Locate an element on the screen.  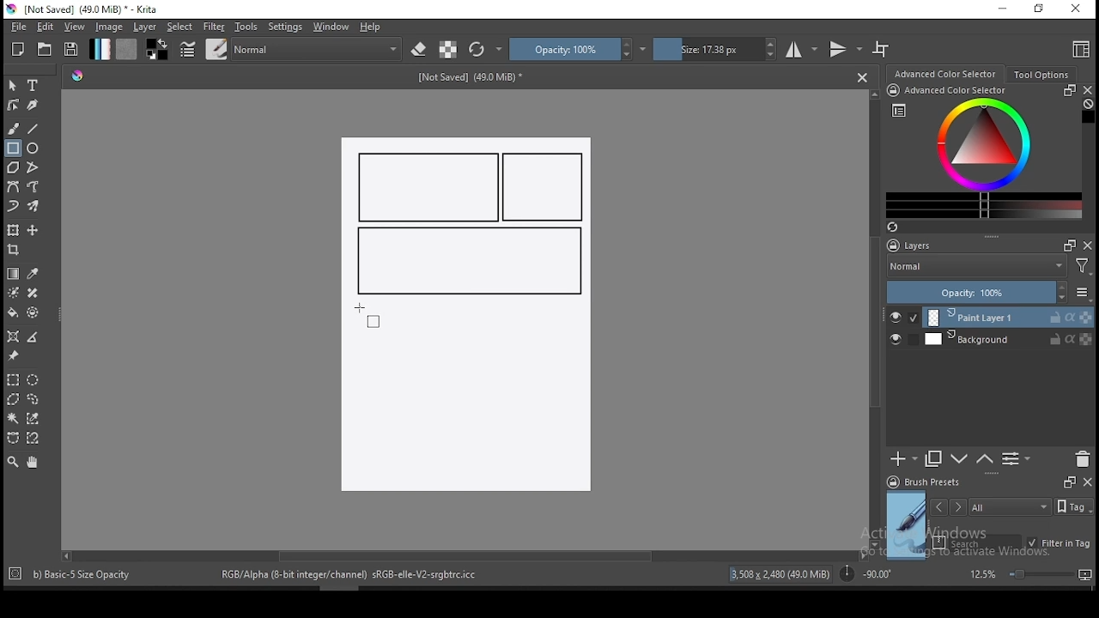
Frames is located at coordinates (1065, 245).